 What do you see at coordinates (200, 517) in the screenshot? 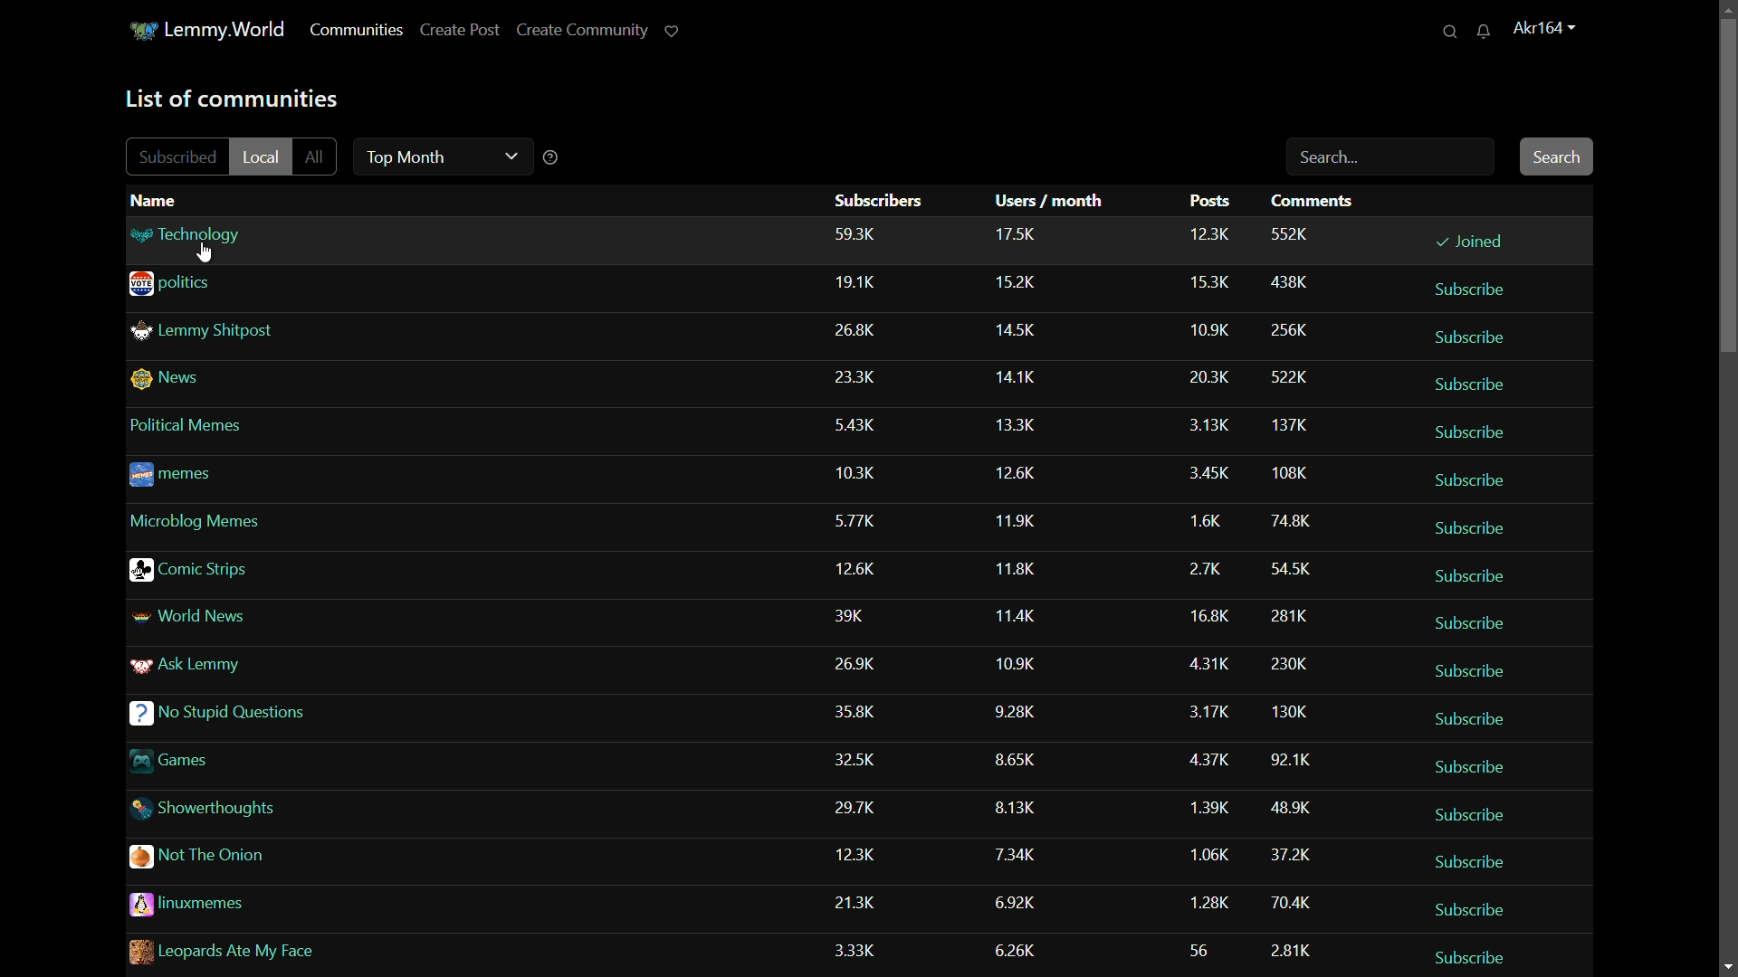
I see `communities name` at bounding box center [200, 517].